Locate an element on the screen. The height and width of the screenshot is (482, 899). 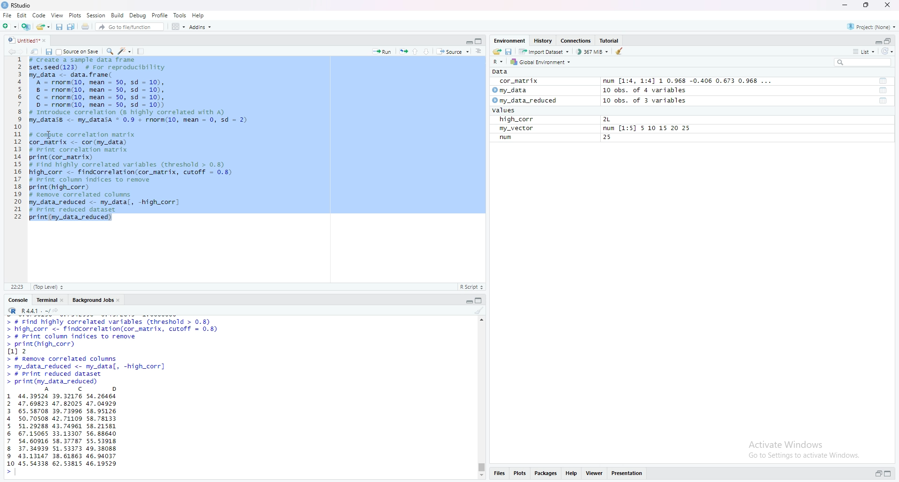
reload is located at coordinates (887, 51).